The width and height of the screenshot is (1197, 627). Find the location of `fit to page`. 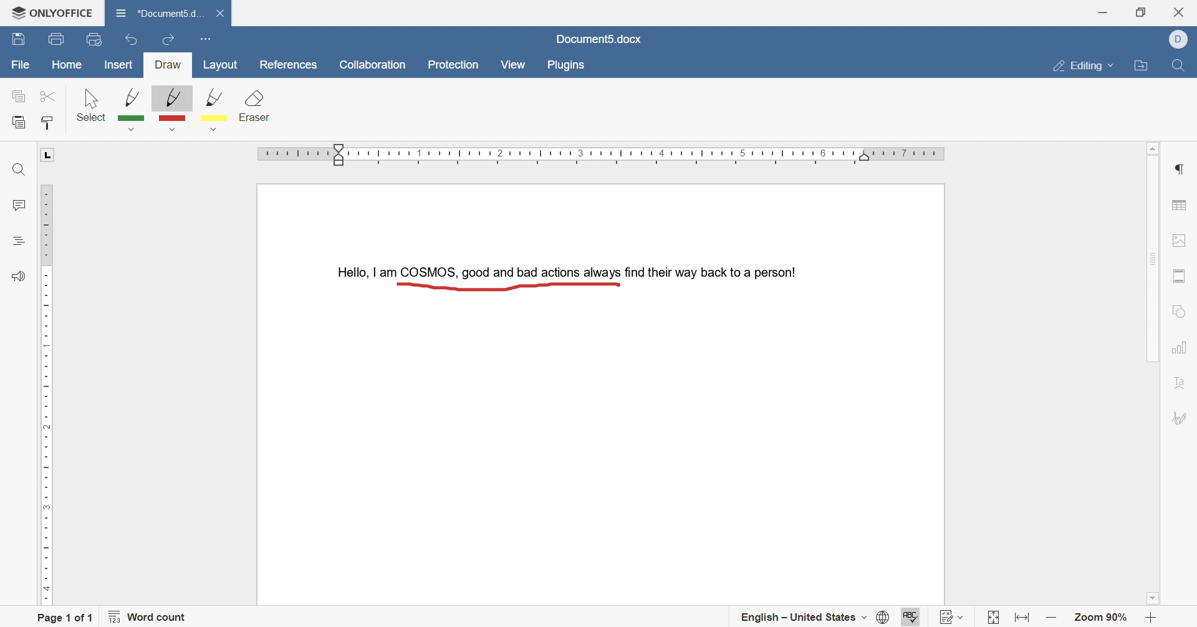

fit to page is located at coordinates (990, 618).